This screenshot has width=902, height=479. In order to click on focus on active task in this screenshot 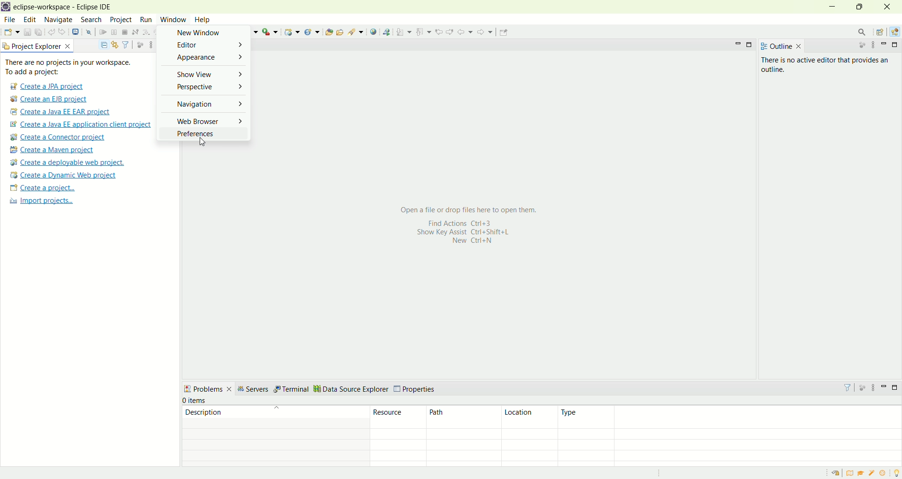, I will do `click(857, 46)`.